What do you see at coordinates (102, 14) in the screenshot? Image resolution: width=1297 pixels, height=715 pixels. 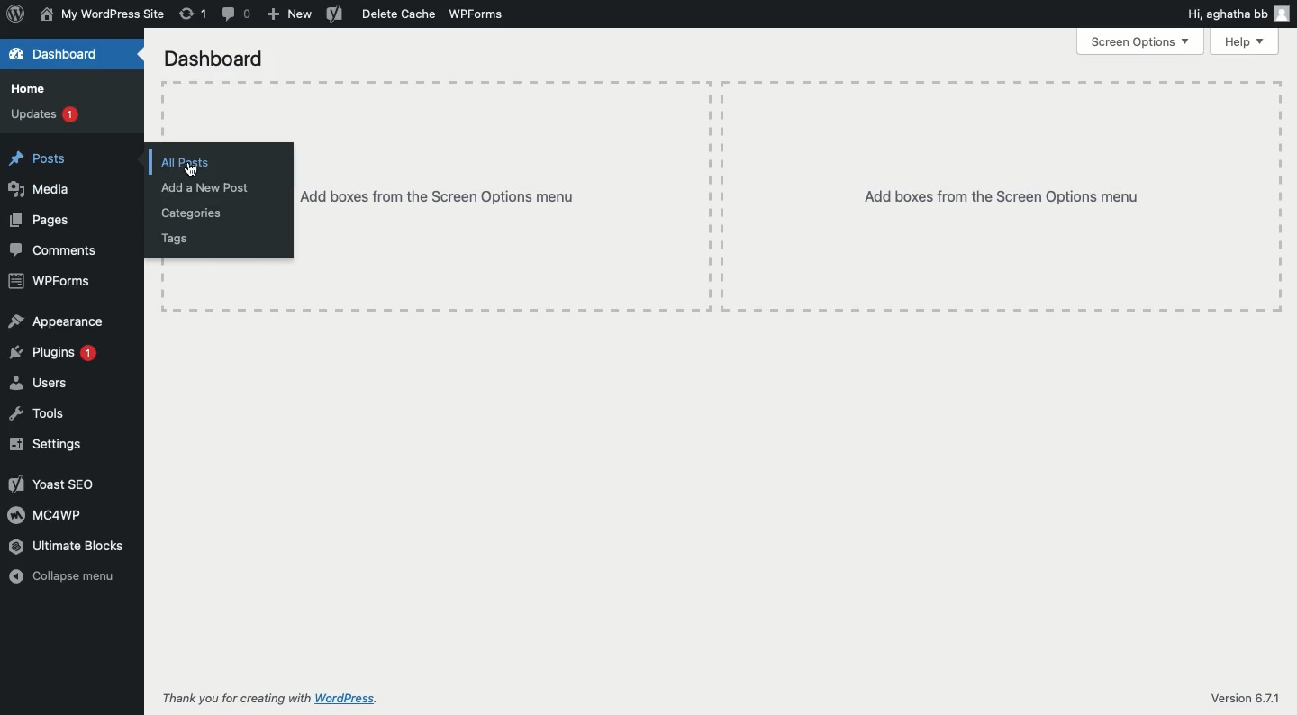 I see `My WordPress Site` at bounding box center [102, 14].